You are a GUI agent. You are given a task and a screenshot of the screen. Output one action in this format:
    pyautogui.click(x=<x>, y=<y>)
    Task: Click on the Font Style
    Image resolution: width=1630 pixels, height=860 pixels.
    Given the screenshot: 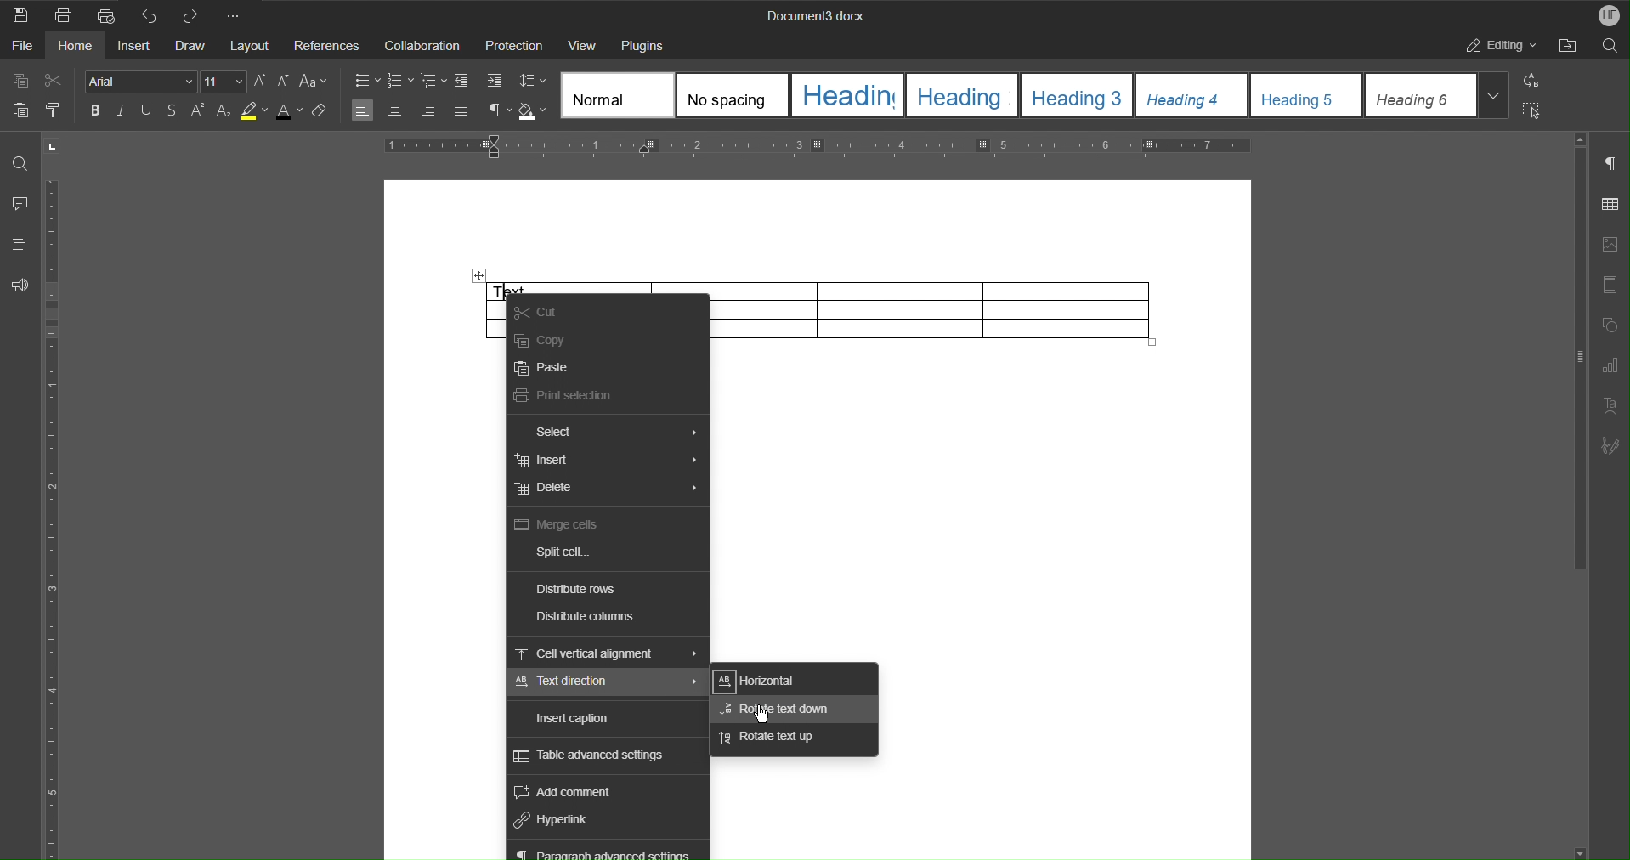 What is the action you would take?
    pyautogui.click(x=142, y=82)
    